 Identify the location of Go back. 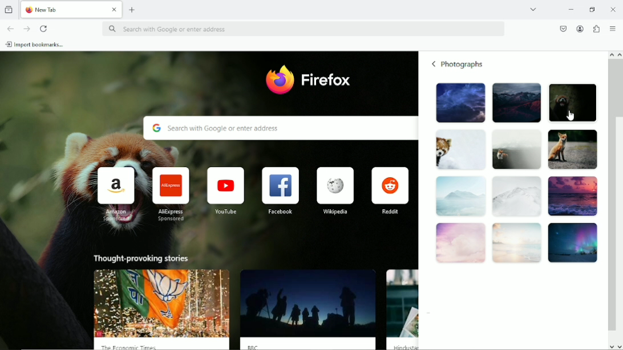
(10, 28).